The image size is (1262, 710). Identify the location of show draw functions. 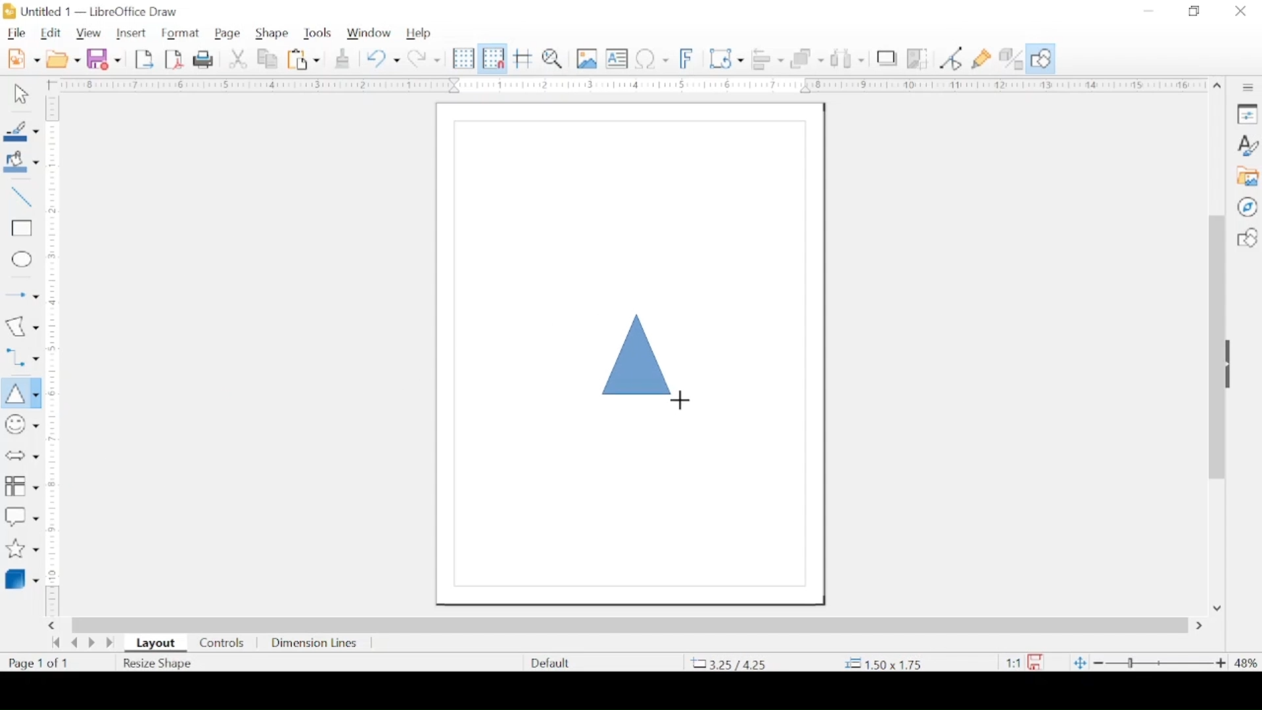
(1042, 59).